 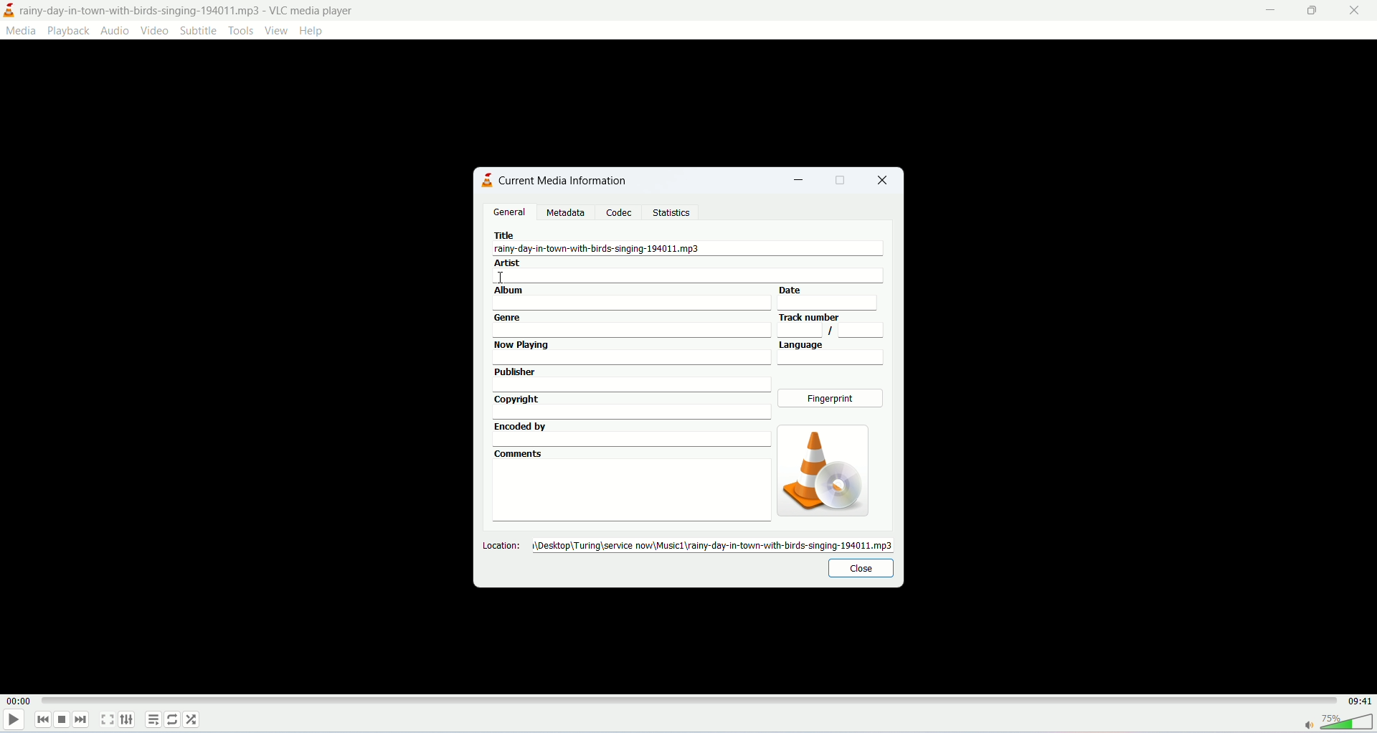 I want to click on extended settings, so click(x=132, y=719).